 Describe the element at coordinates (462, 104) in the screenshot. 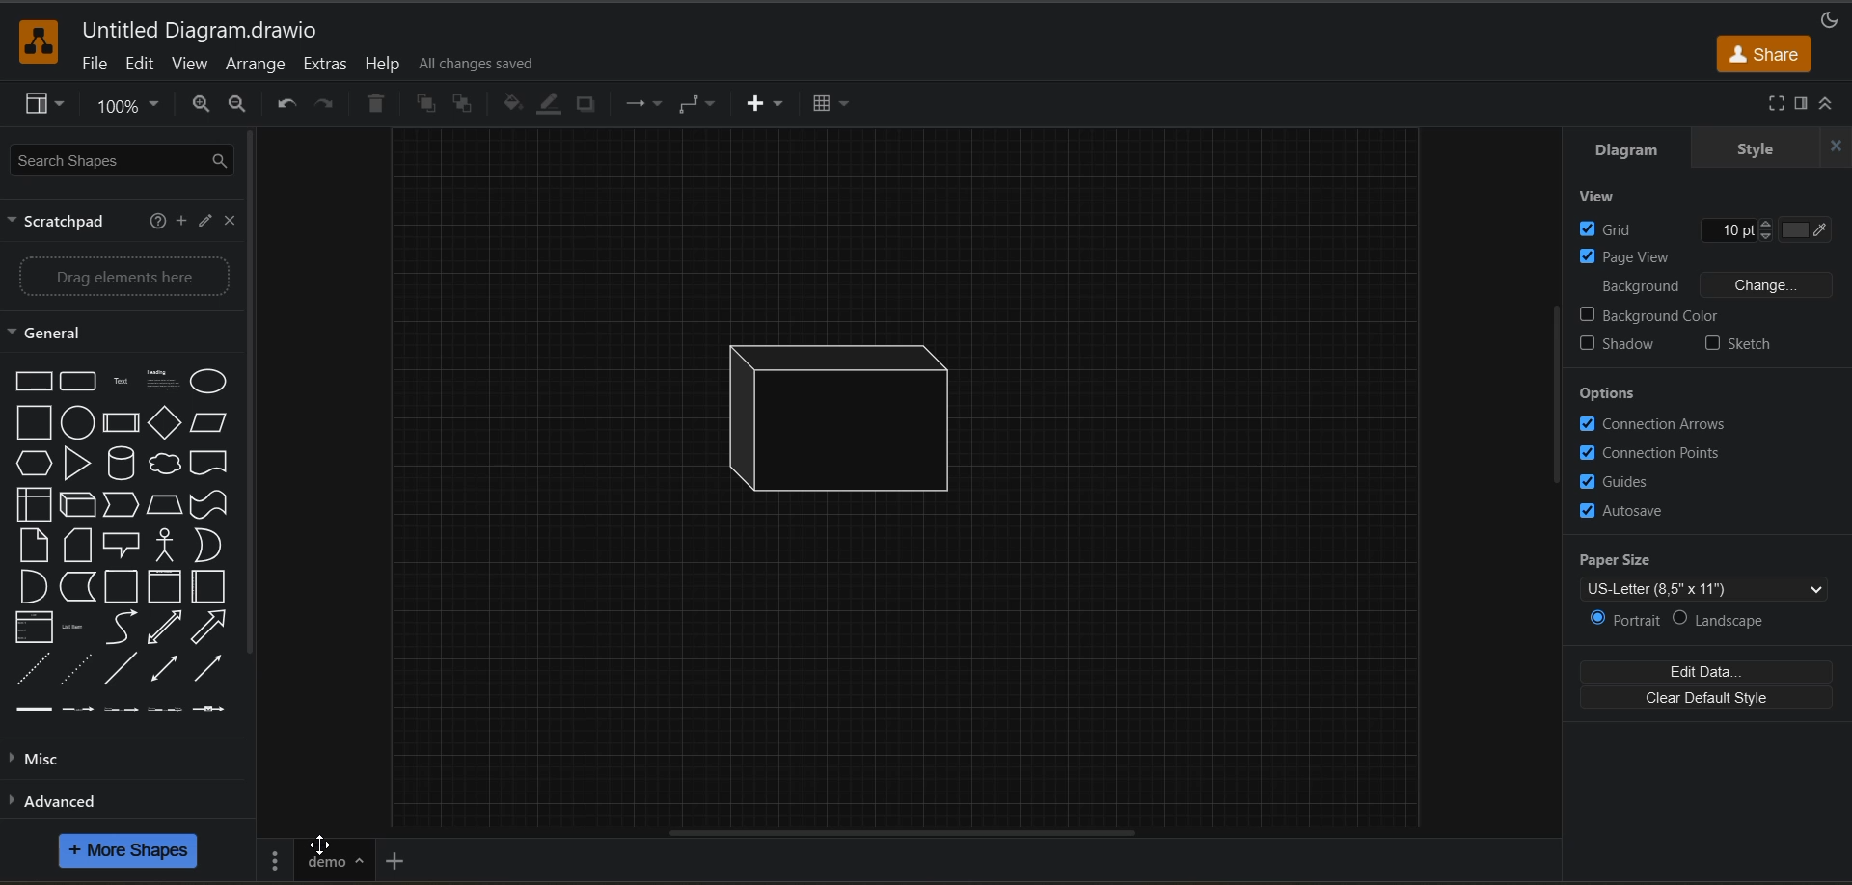

I see `to back` at that location.